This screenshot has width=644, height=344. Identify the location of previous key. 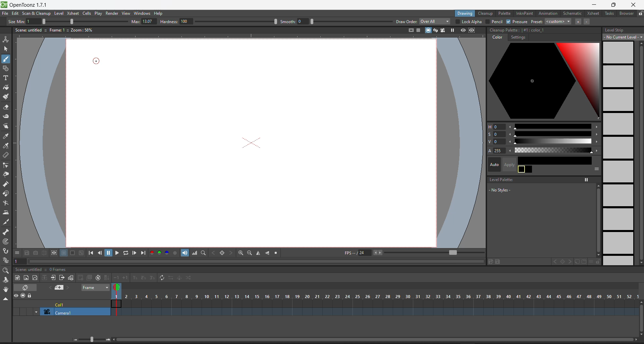
(213, 252).